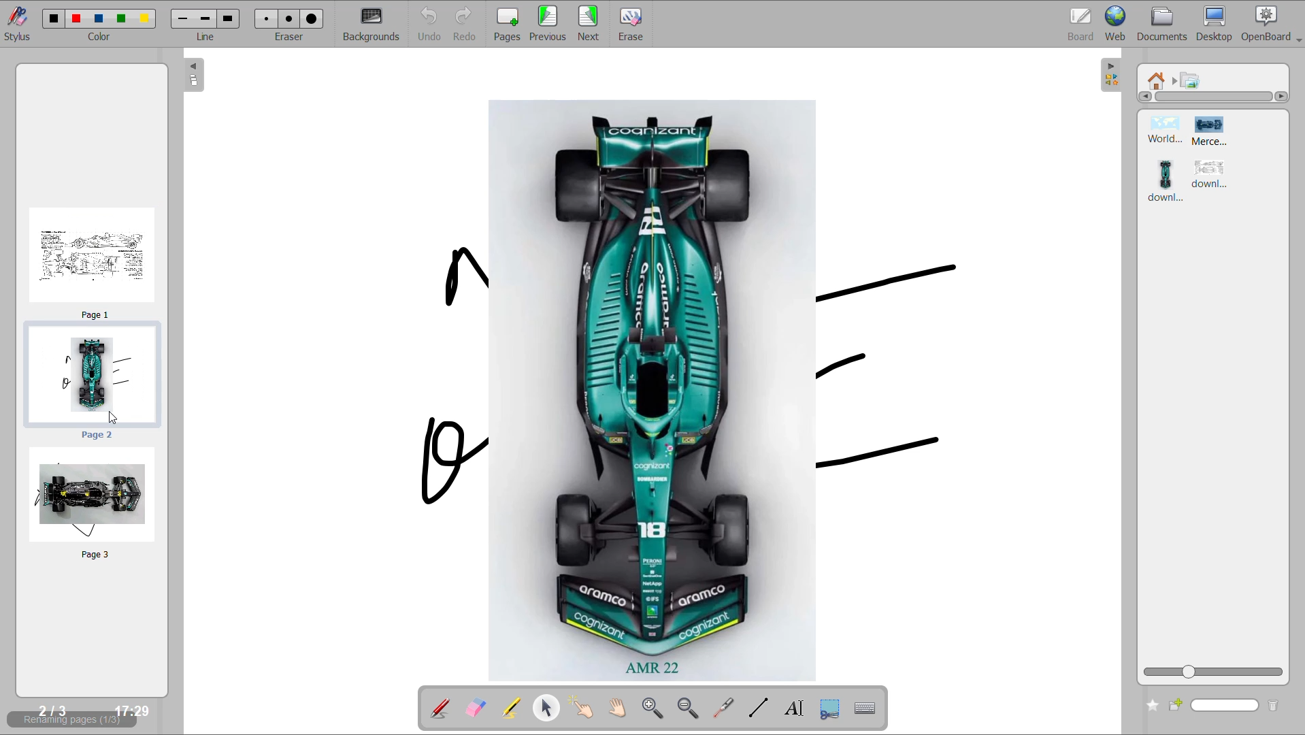 This screenshot has height=735, width=1305. Describe the element at coordinates (1160, 80) in the screenshot. I see `root` at that location.